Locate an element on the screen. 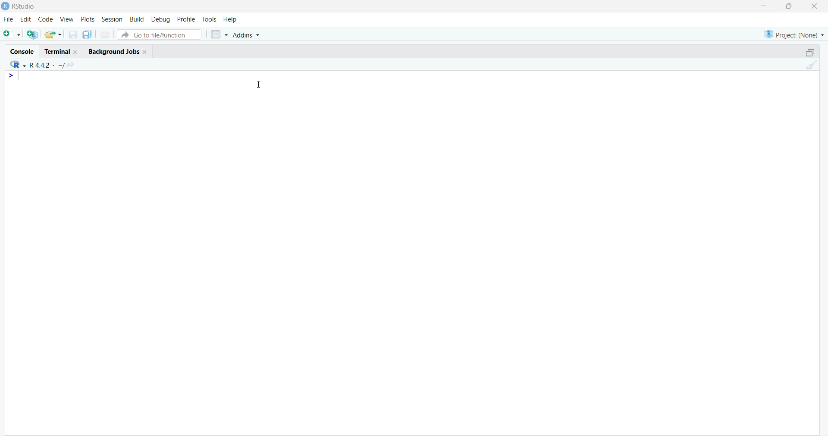 The height and width of the screenshot is (436, 828). close is located at coordinates (815, 6).